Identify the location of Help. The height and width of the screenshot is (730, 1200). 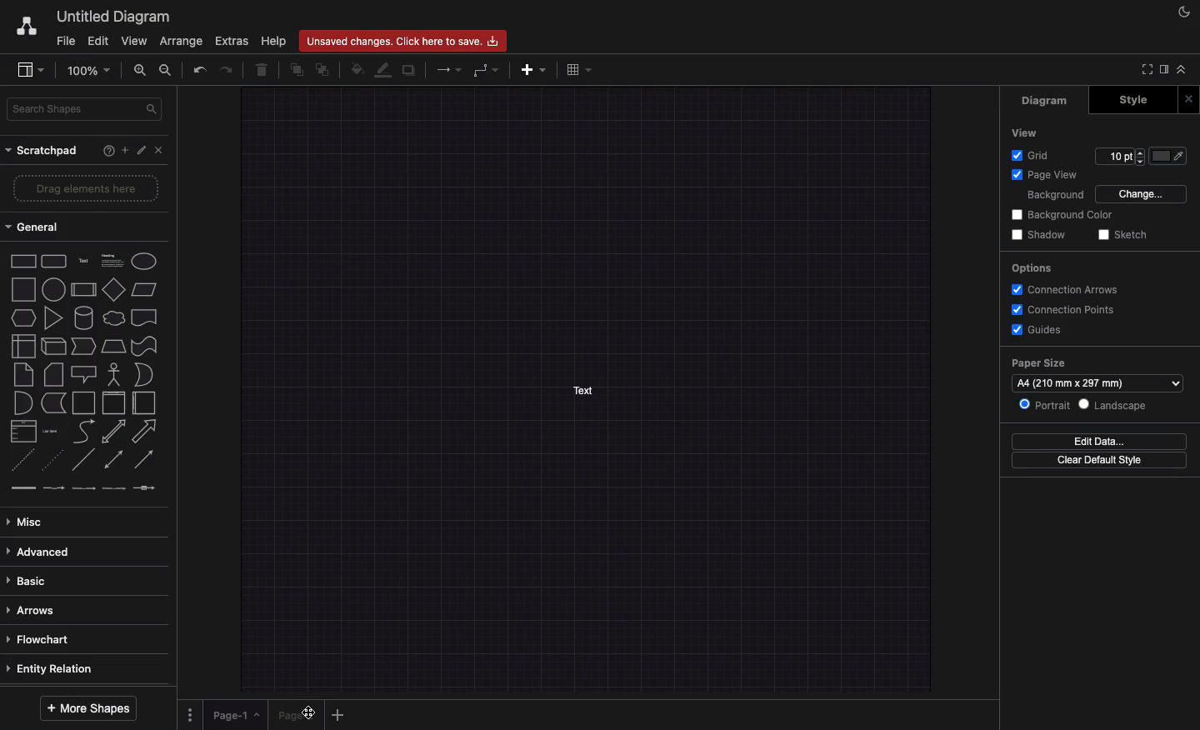
(107, 150).